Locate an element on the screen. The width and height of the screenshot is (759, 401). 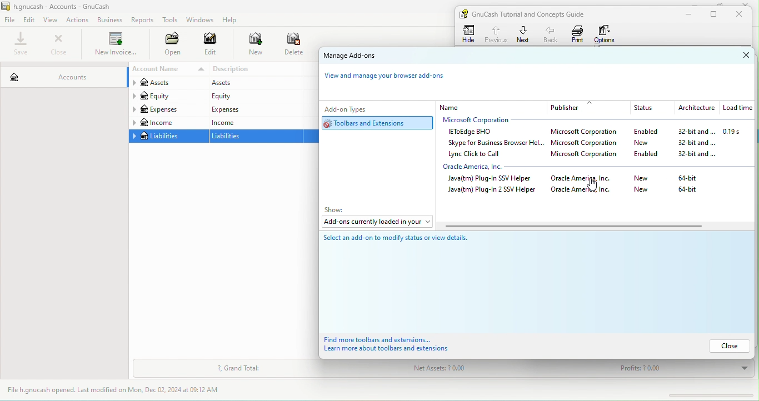
cursor movement is located at coordinates (592, 186).